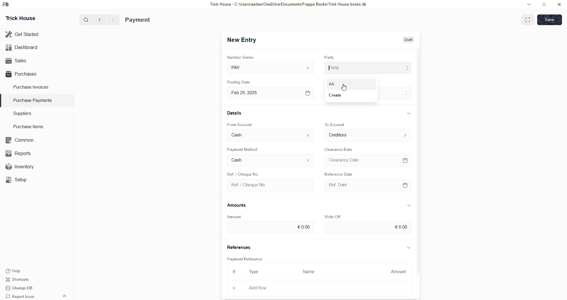 The image size is (567, 300). I want to click on AA , so click(336, 84).